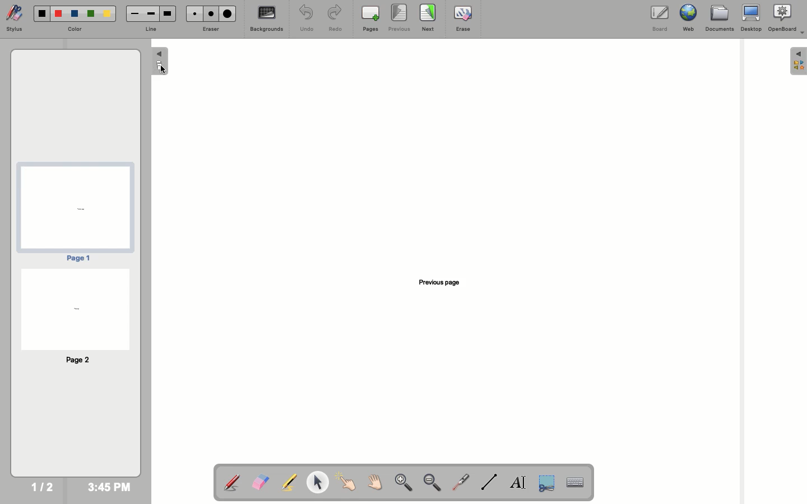 The height and width of the screenshot is (504, 807). What do you see at coordinates (345, 482) in the screenshot?
I see `Interact with items` at bounding box center [345, 482].